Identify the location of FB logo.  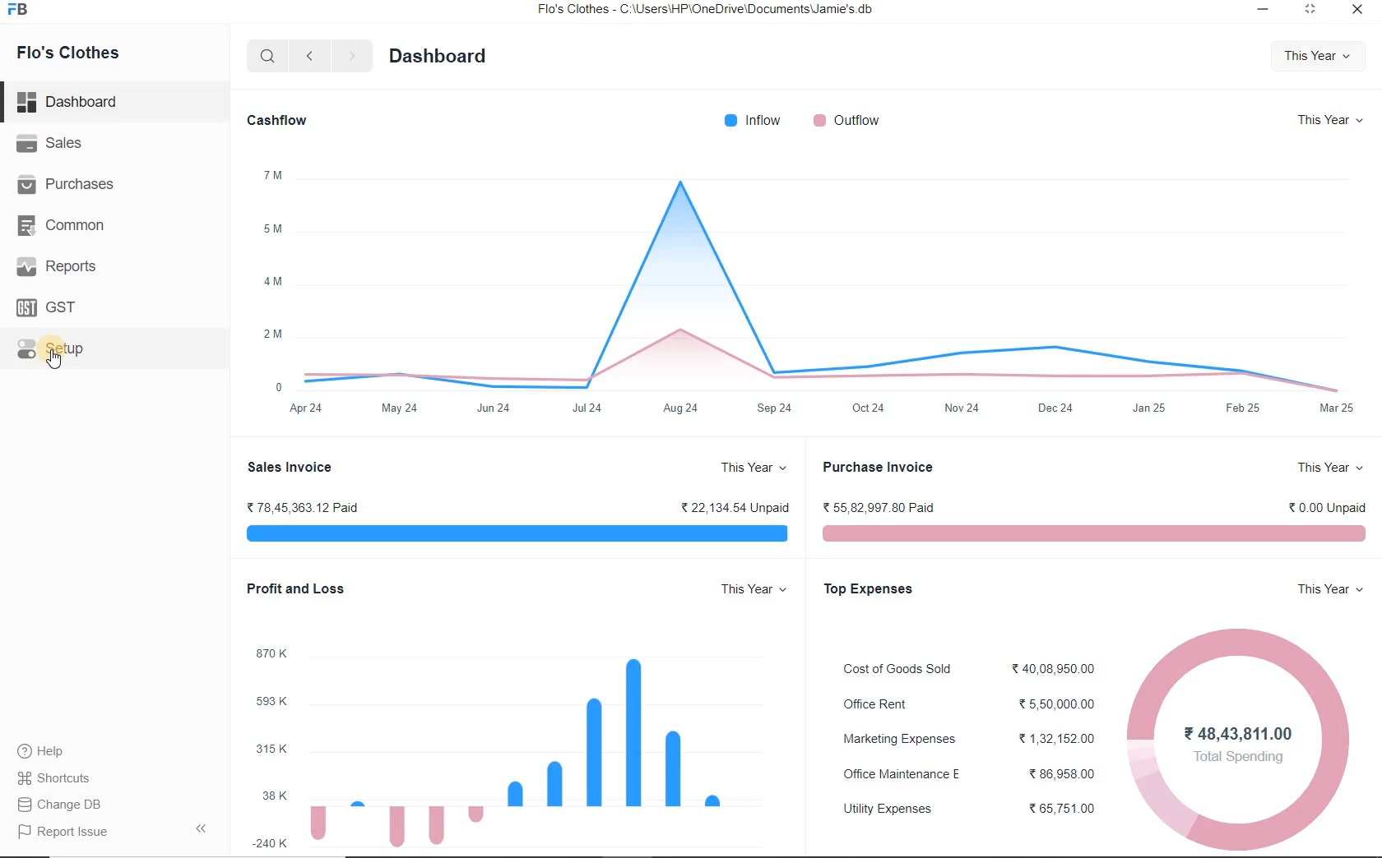
(23, 10).